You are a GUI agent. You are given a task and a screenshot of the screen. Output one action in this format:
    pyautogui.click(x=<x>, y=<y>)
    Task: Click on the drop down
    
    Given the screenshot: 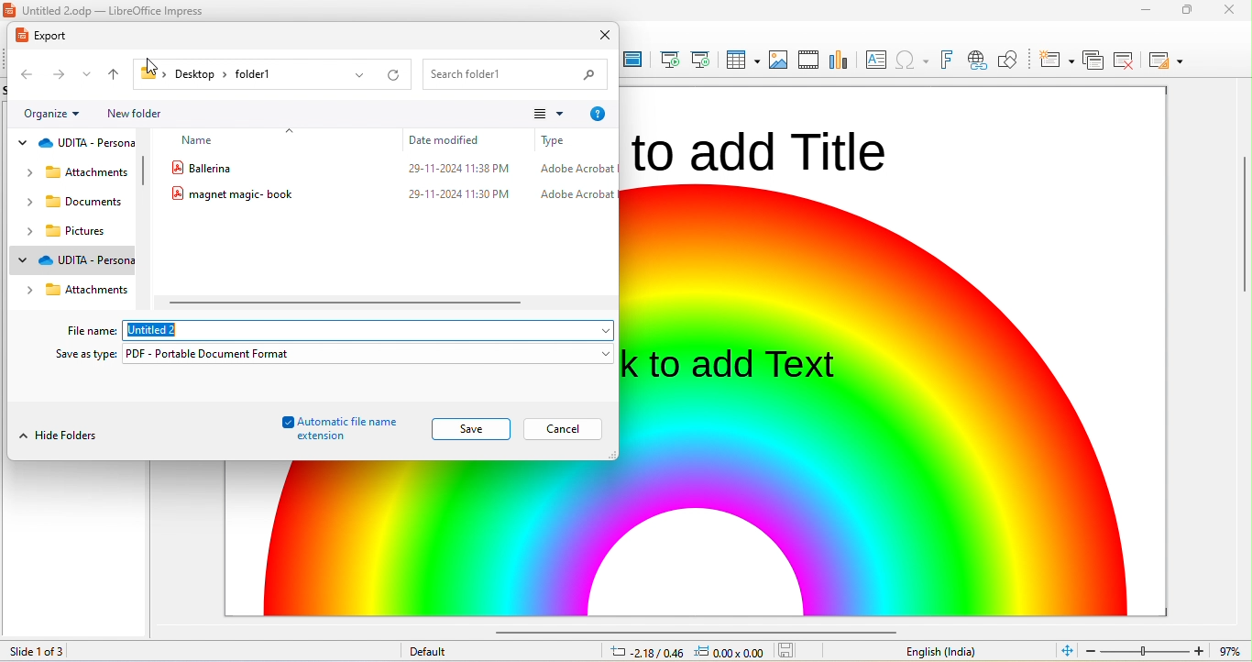 What is the action you would take?
    pyautogui.click(x=601, y=352)
    